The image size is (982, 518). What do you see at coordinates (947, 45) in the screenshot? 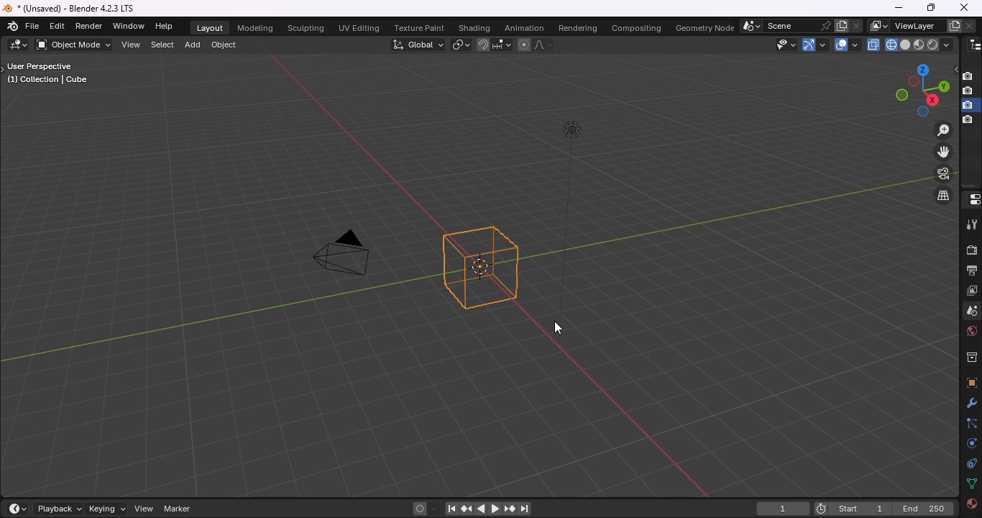
I see `drop down` at bounding box center [947, 45].